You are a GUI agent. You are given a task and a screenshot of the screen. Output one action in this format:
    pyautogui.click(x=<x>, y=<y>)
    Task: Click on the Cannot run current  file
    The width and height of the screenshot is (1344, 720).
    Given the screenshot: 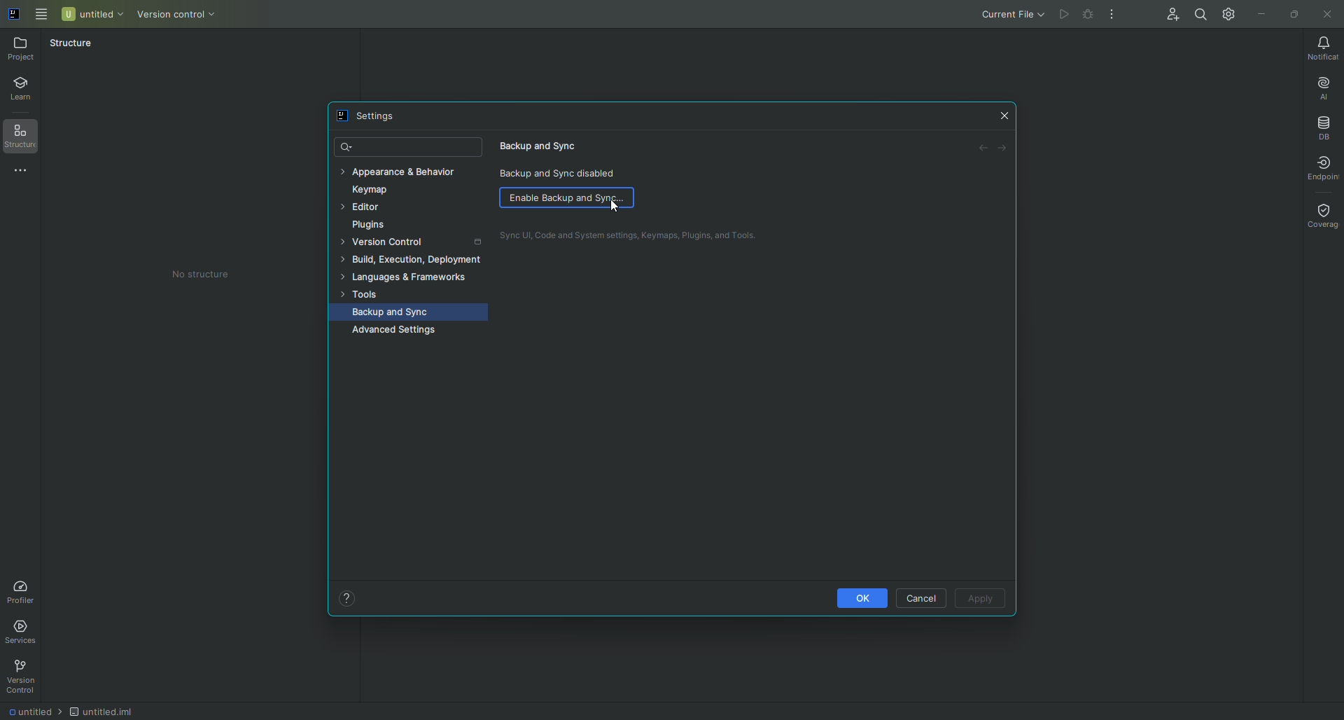 What is the action you would take?
    pyautogui.click(x=1090, y=17)
    